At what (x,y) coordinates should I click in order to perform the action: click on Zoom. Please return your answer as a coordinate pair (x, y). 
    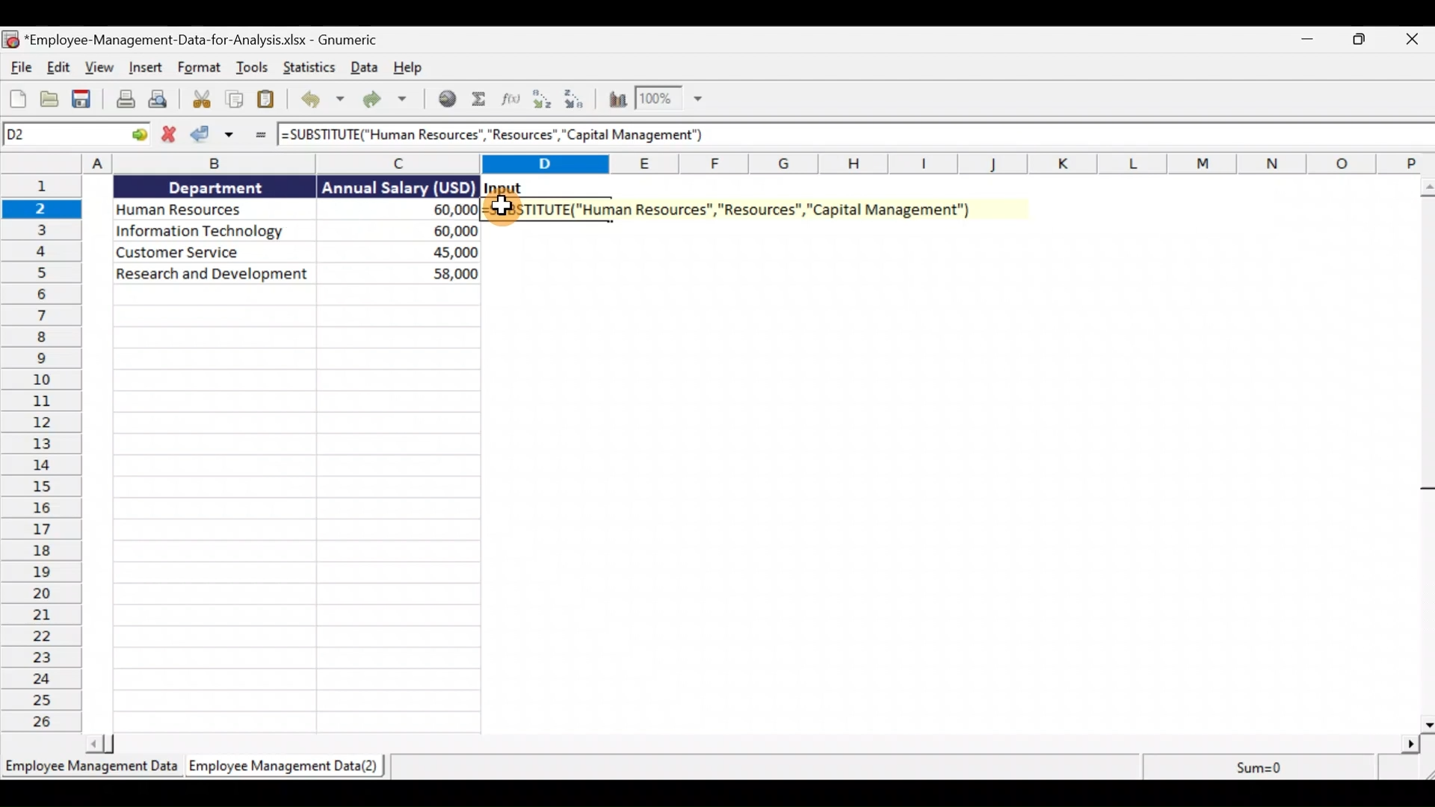
    Looking at the image, I should click on (670, 100).